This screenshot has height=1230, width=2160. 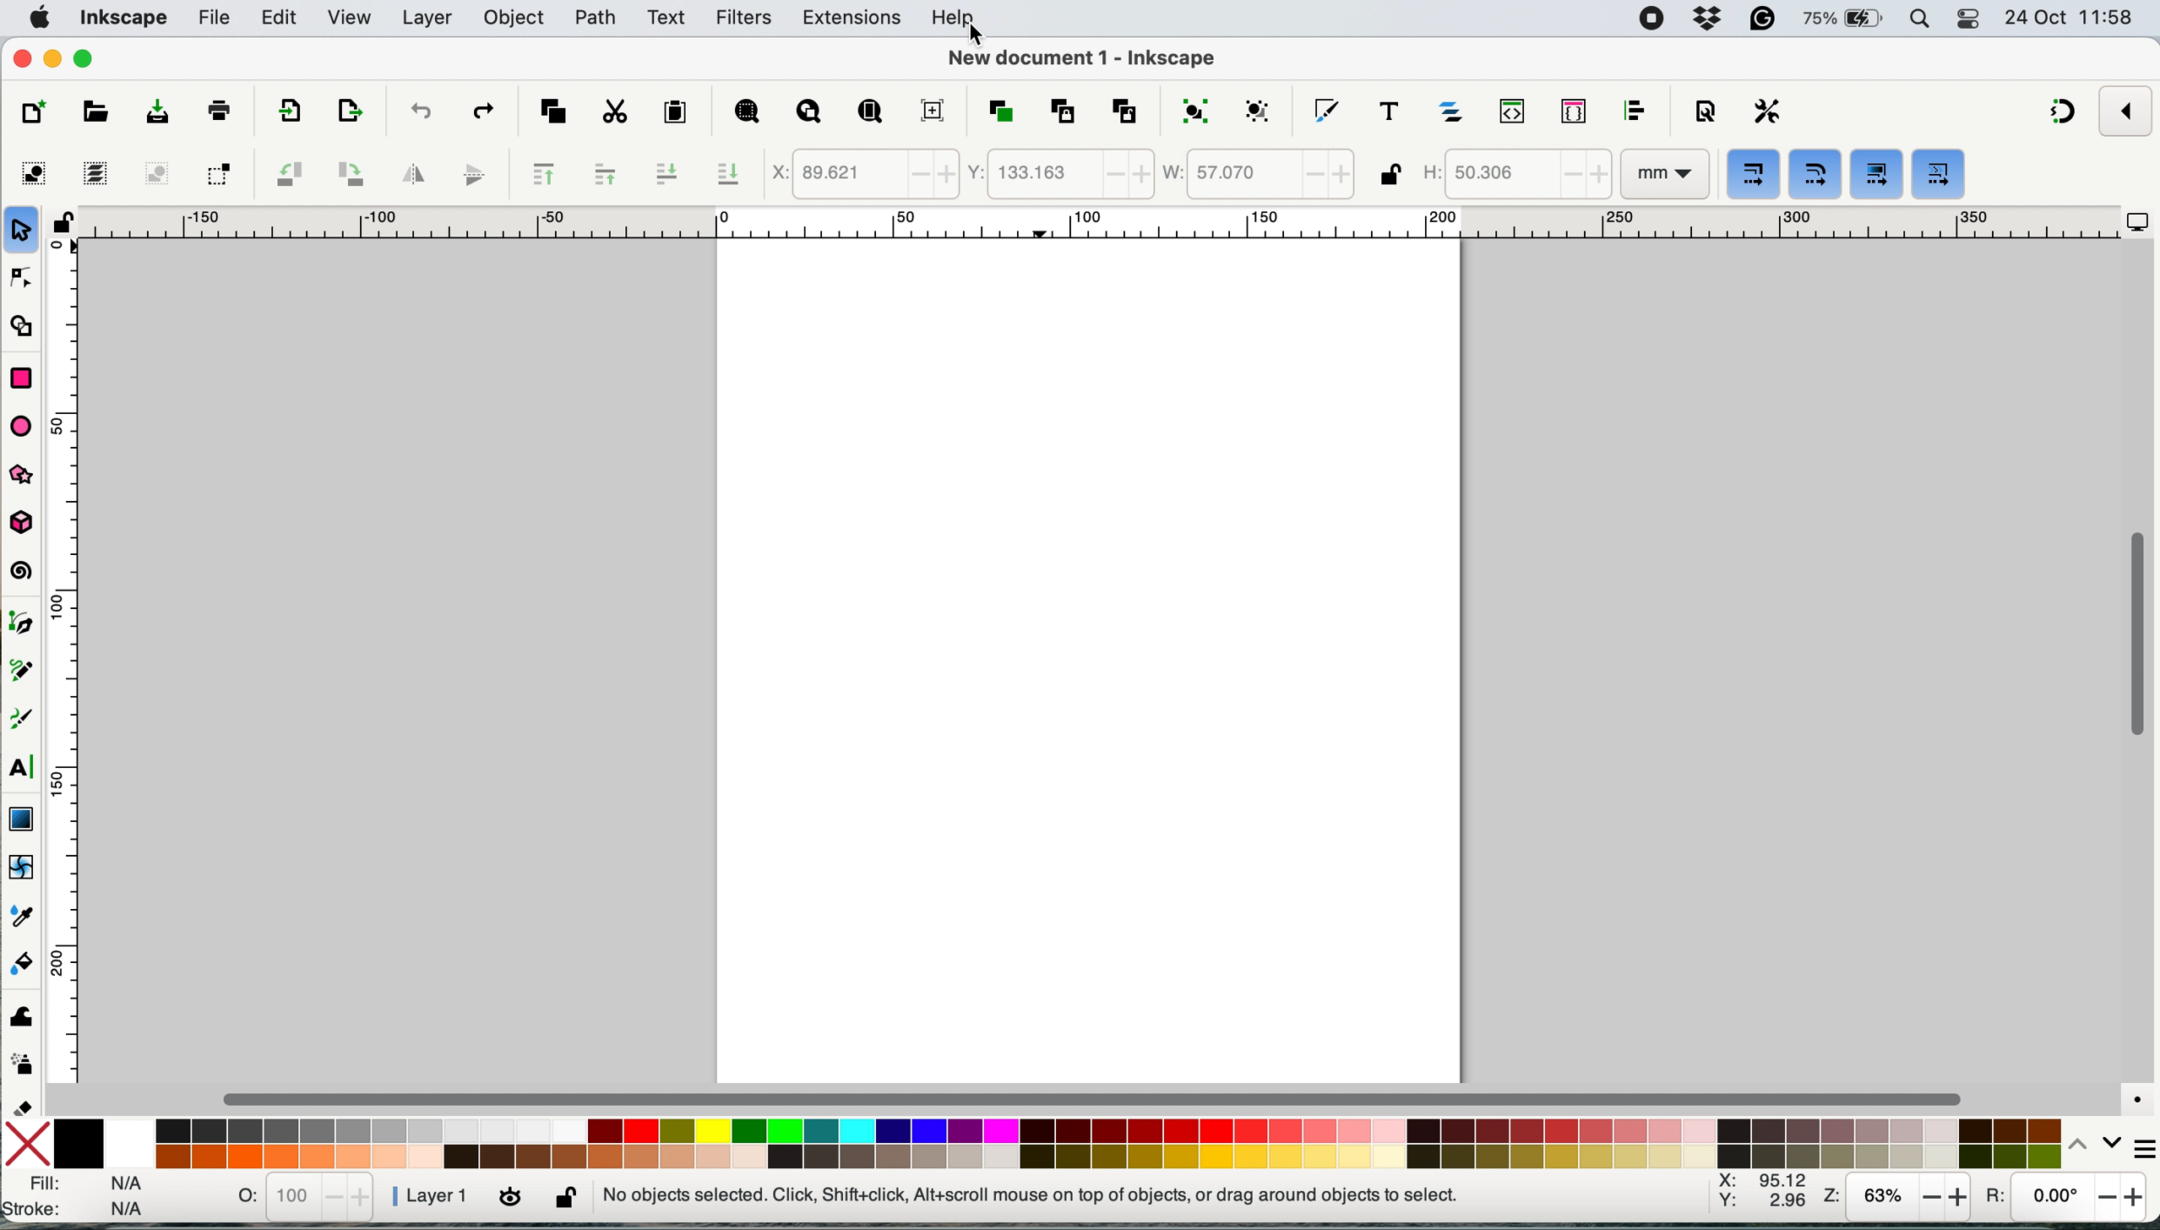 What do you see at coordinates (24, 913) in the screenshot?
I see `dropper` at bounding box center [24, 913].